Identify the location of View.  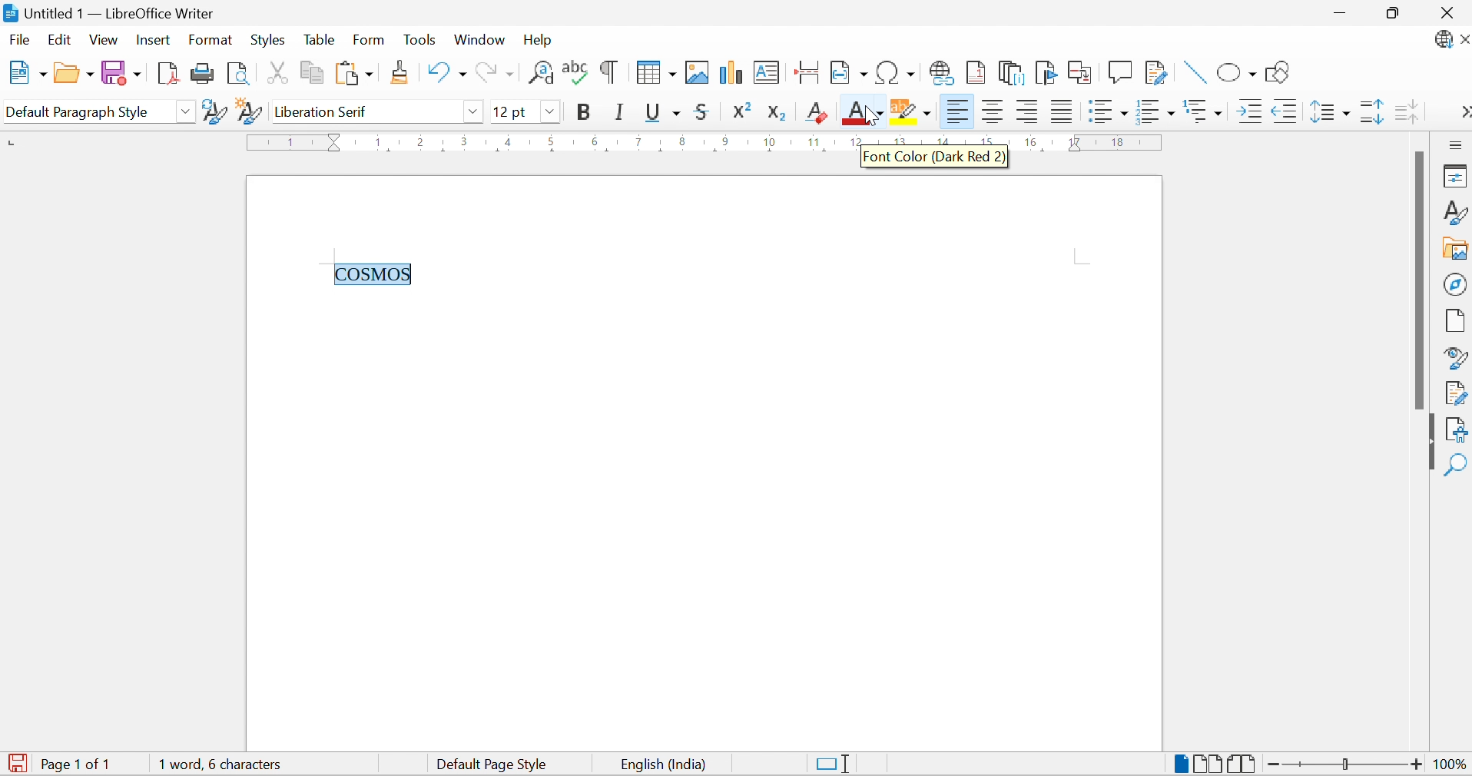
(104, 40).